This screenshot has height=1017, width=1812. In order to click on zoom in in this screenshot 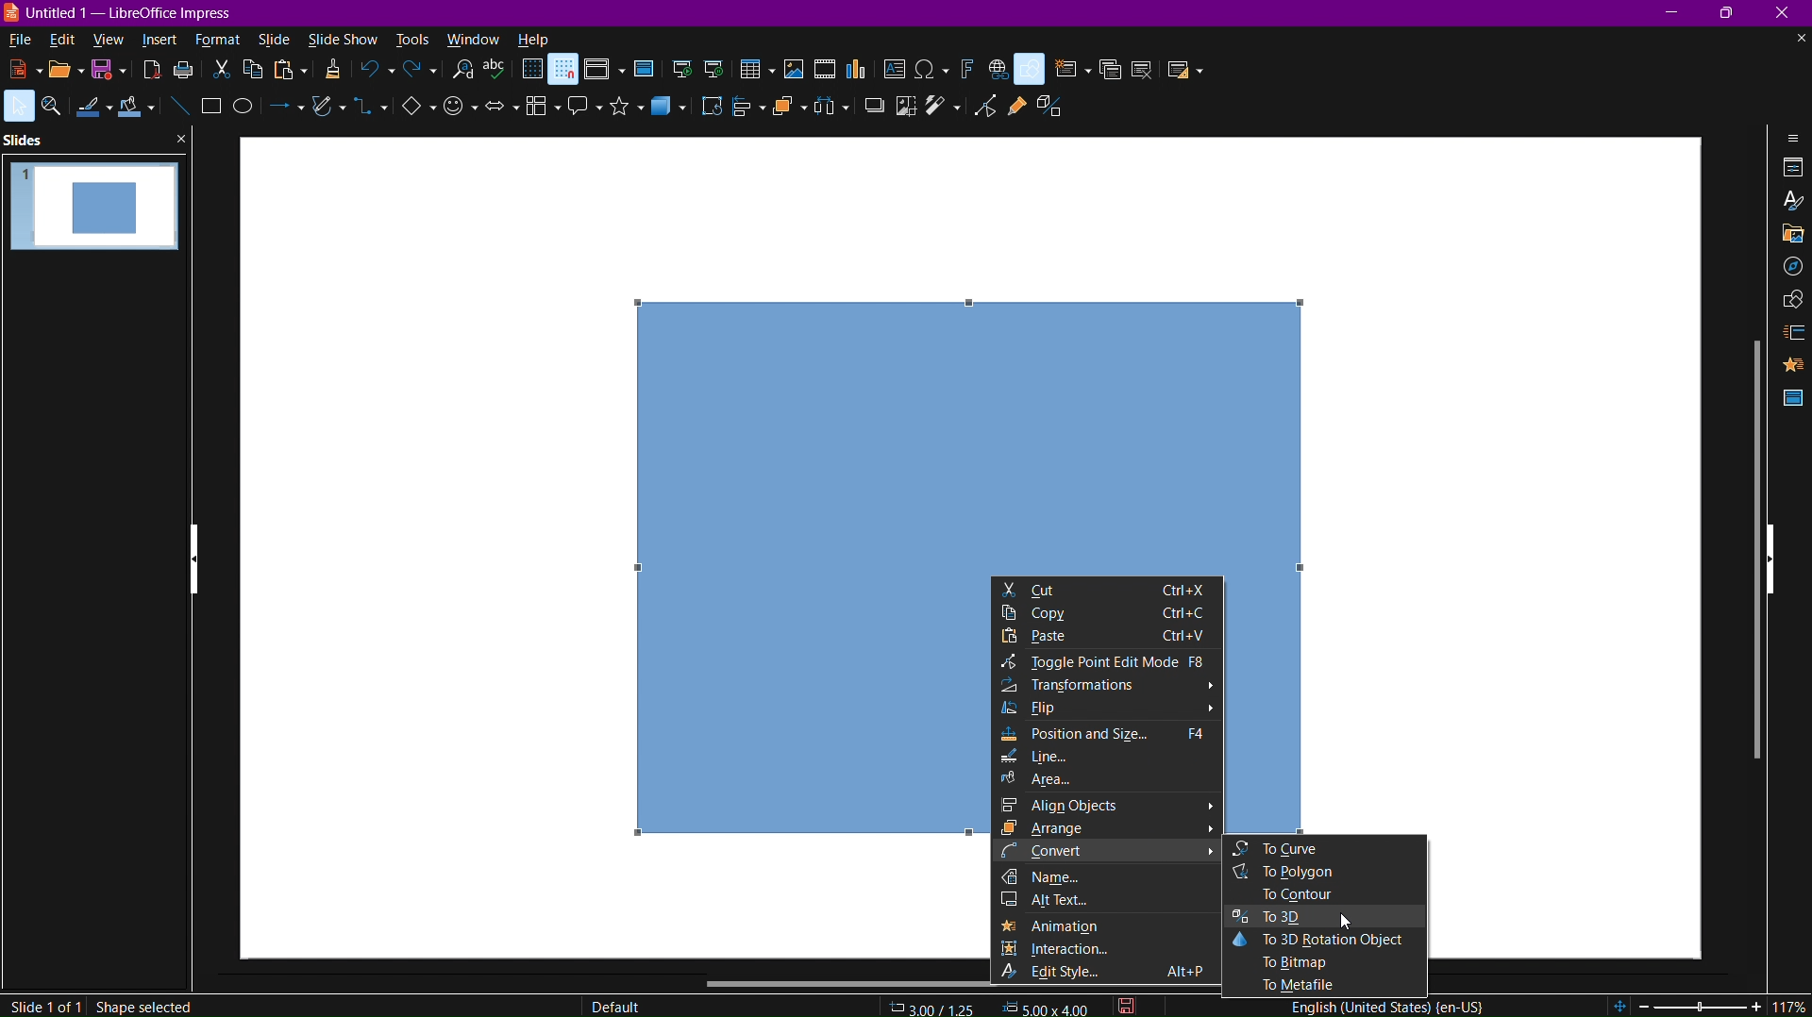, I will do `click(1757, 1006)`.